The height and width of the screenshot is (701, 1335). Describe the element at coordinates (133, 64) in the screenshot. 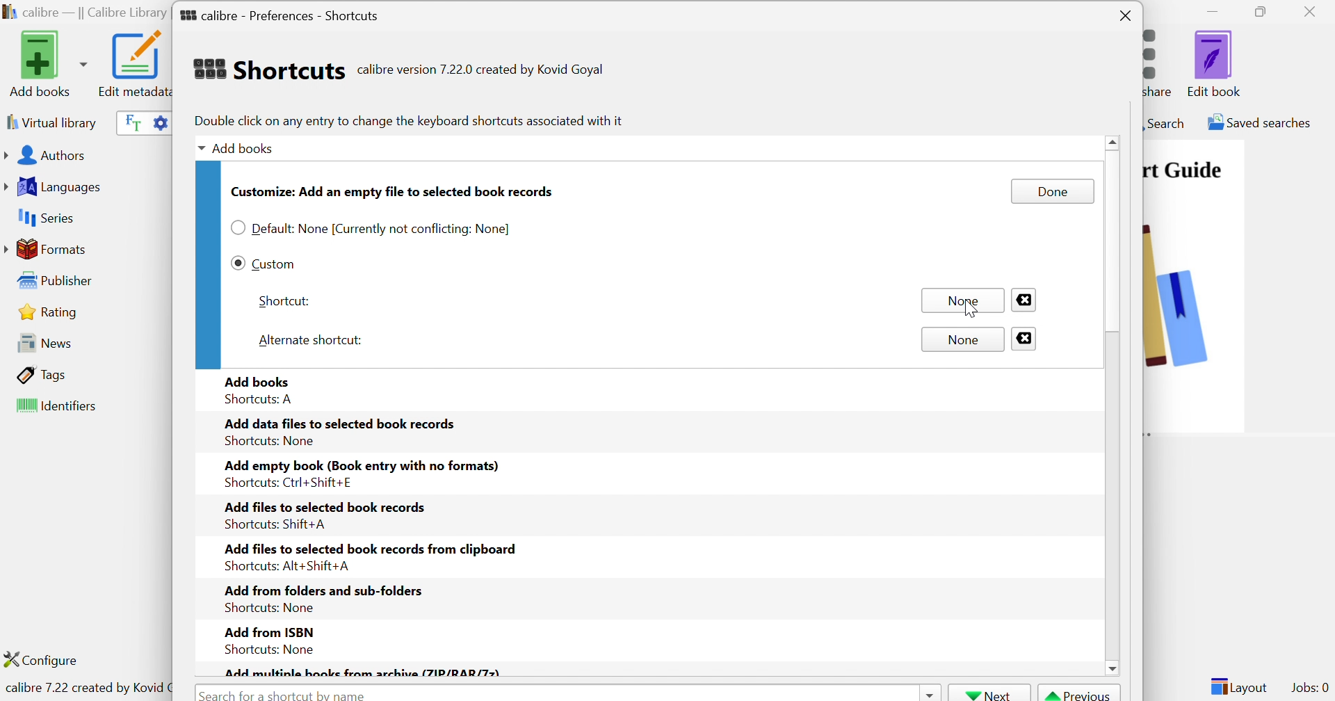

I see `Edit metadata` at that location.